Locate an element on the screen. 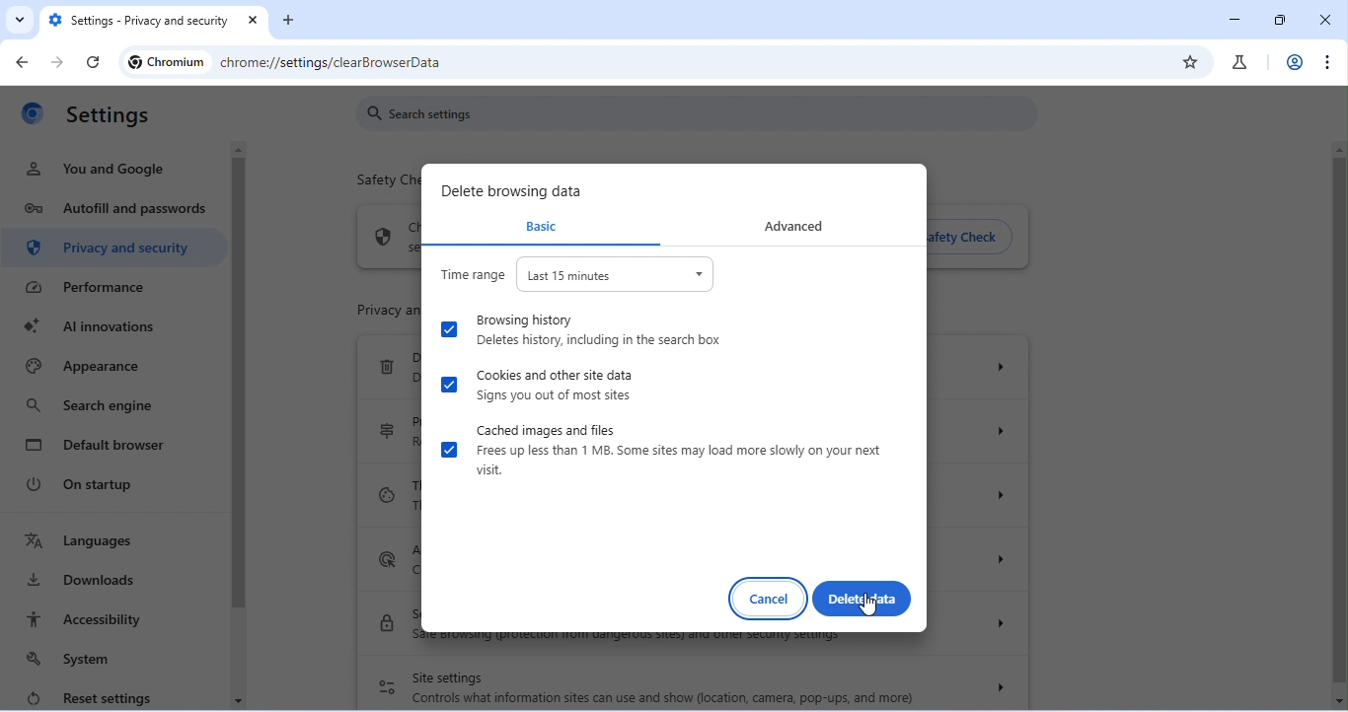 This screenshot has width=1348, height=712. privacy an is located at coordinates (372, 309).